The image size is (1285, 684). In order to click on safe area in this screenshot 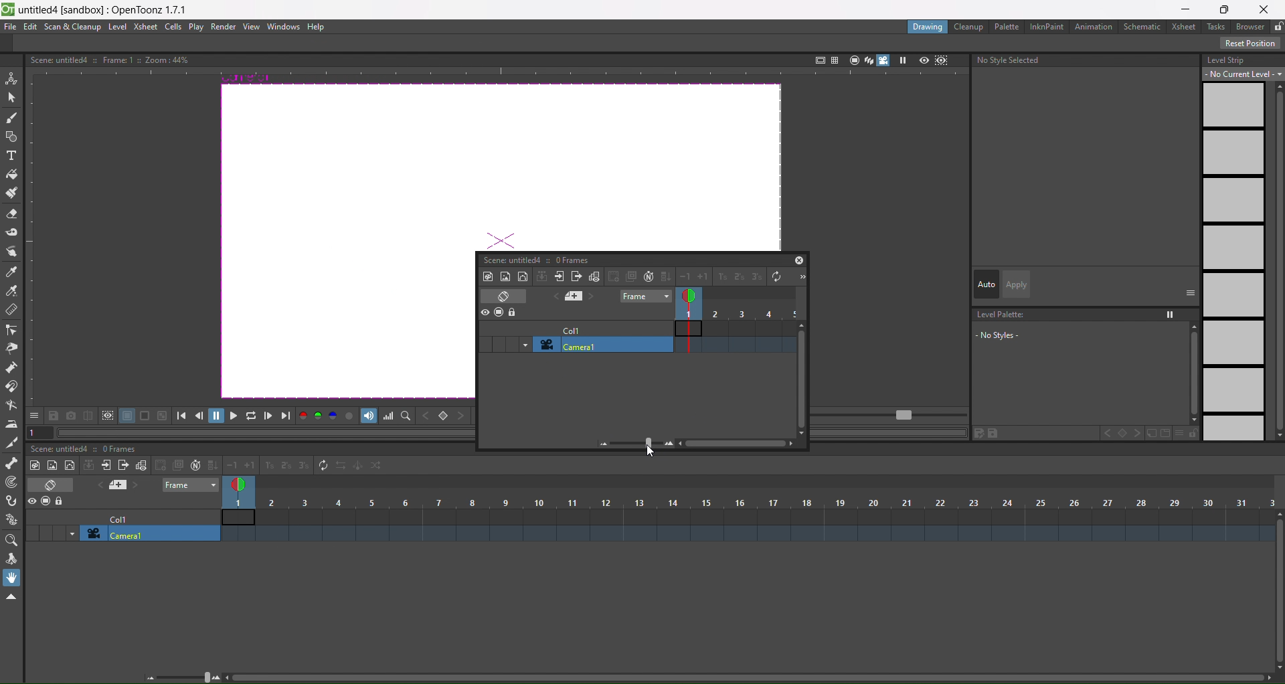, I will do `click(819, 58)`.